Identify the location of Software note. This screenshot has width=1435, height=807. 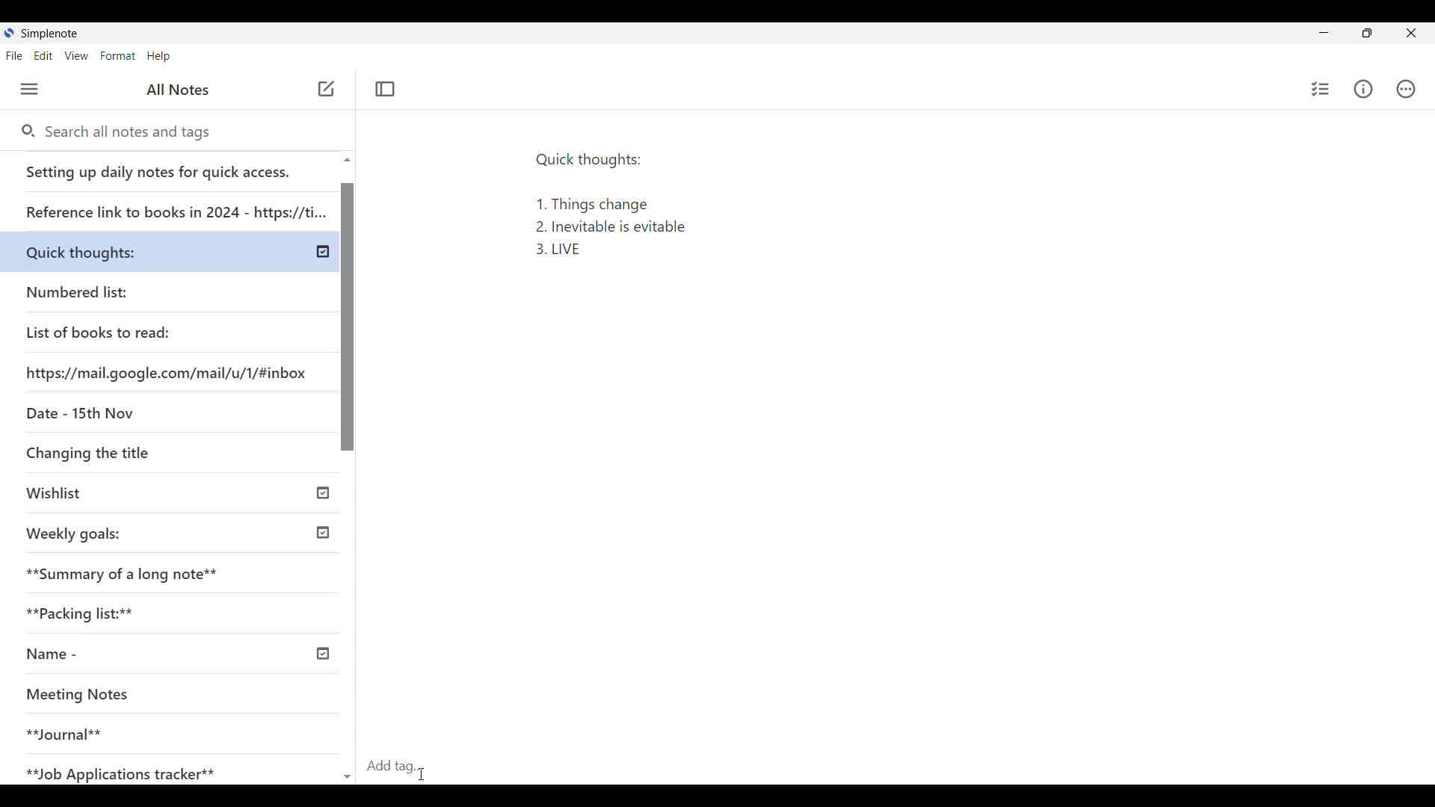
(52, 34).